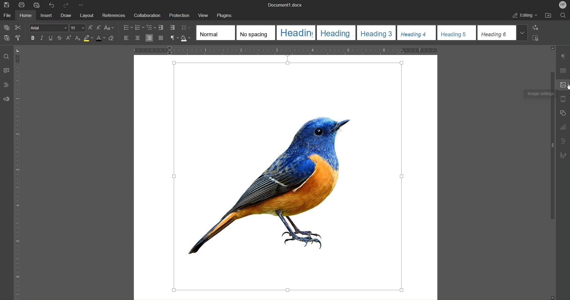  What do you see at coordinates (151, 28) in the screenshot?
I see `Staggered List` at bounding box center [151, 28].